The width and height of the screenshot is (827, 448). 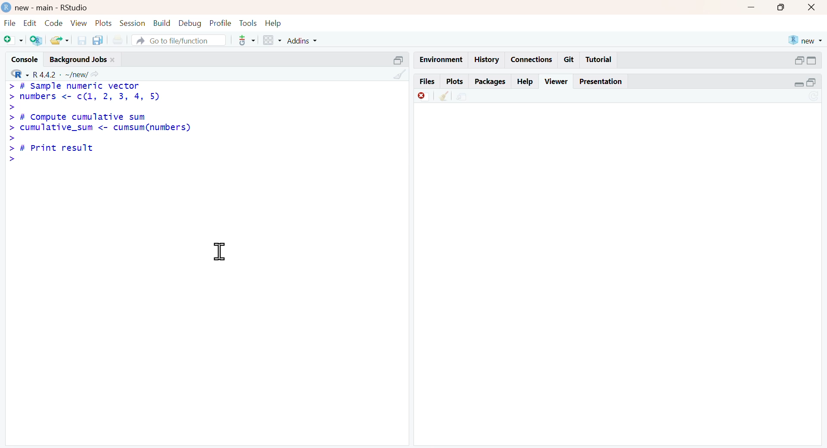 What do you see at coordinates (221, 251) in the screenshot?
I see `cursor` at bounding box center [221, 251].